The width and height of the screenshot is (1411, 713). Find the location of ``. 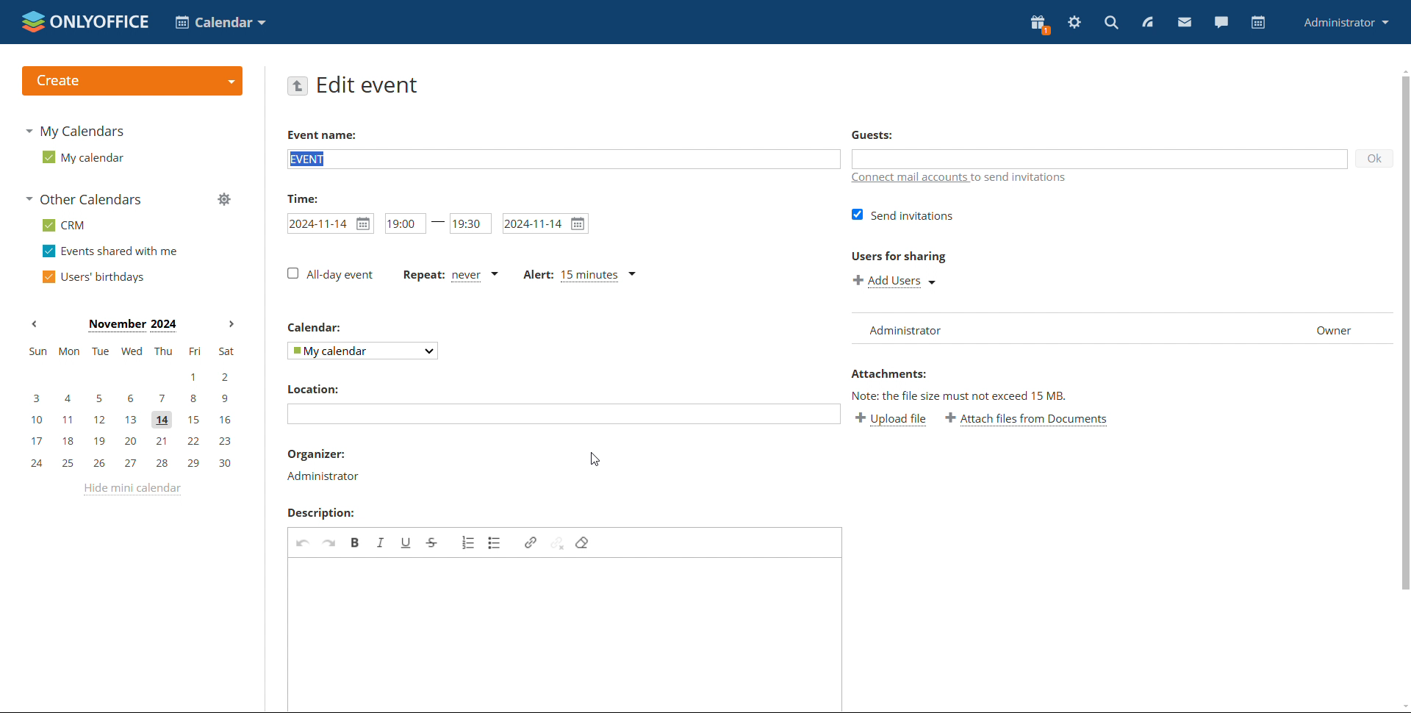

 is located at coordinates (369, 85).